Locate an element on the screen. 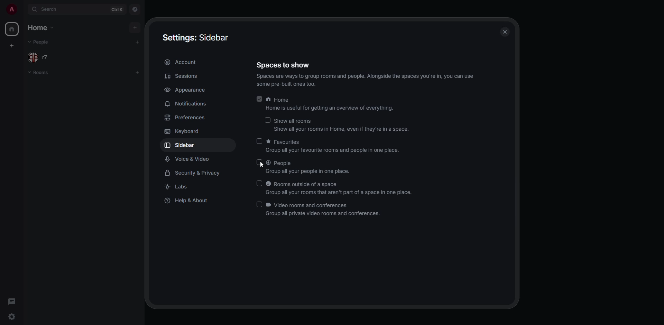 The width and height of the screenshot is (664, 325). quick settings is located at coordinates (12, 316).